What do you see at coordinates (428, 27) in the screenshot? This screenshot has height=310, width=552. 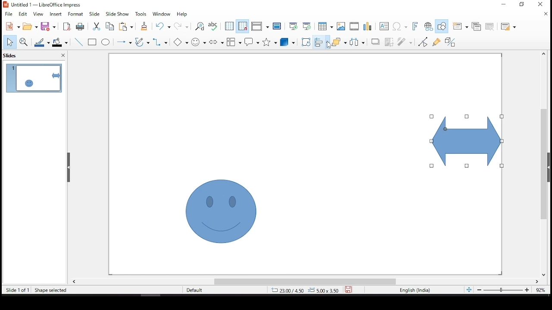 I see `insert hyperlink` at bounding box center [428, 27].